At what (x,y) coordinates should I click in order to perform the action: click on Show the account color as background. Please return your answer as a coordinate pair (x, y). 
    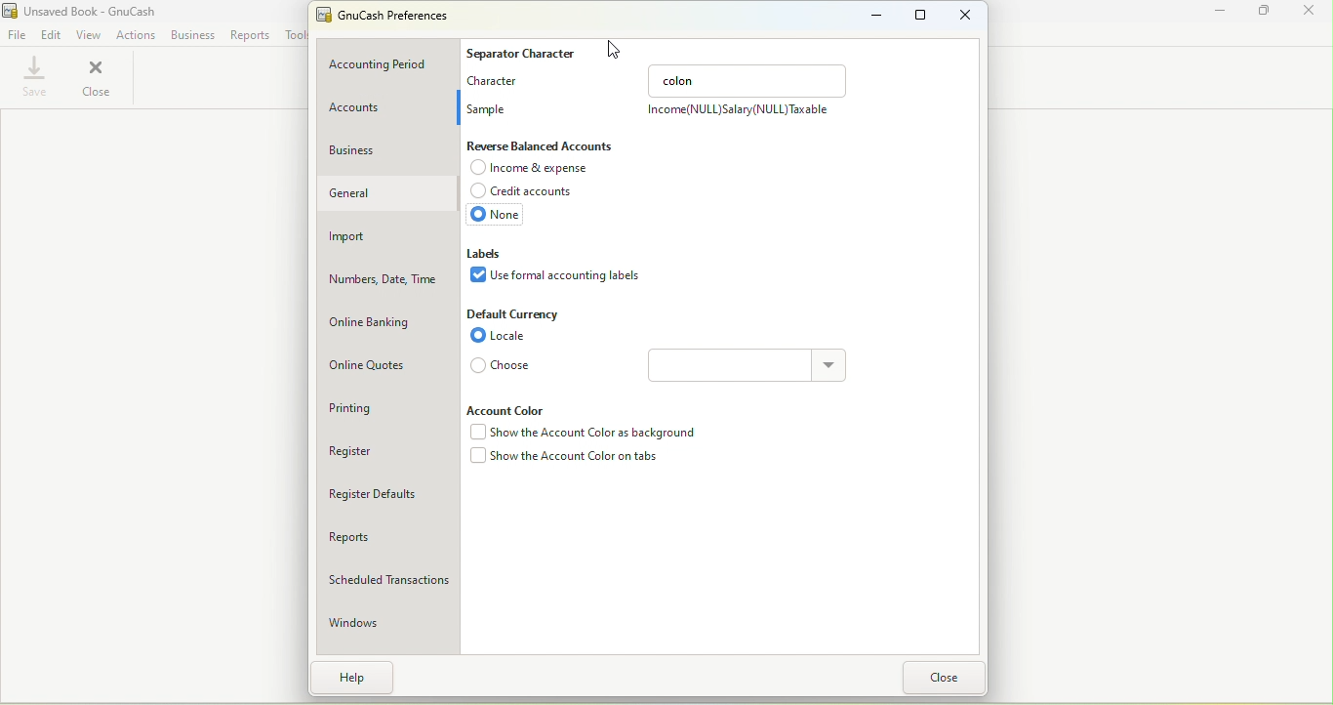
    Looking at the image, I should click on (590, 432).